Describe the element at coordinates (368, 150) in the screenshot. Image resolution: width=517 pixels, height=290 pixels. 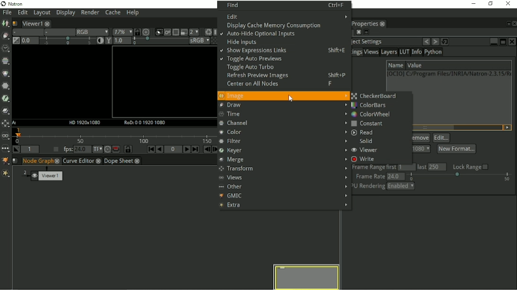
I see `Viewer` at that location.